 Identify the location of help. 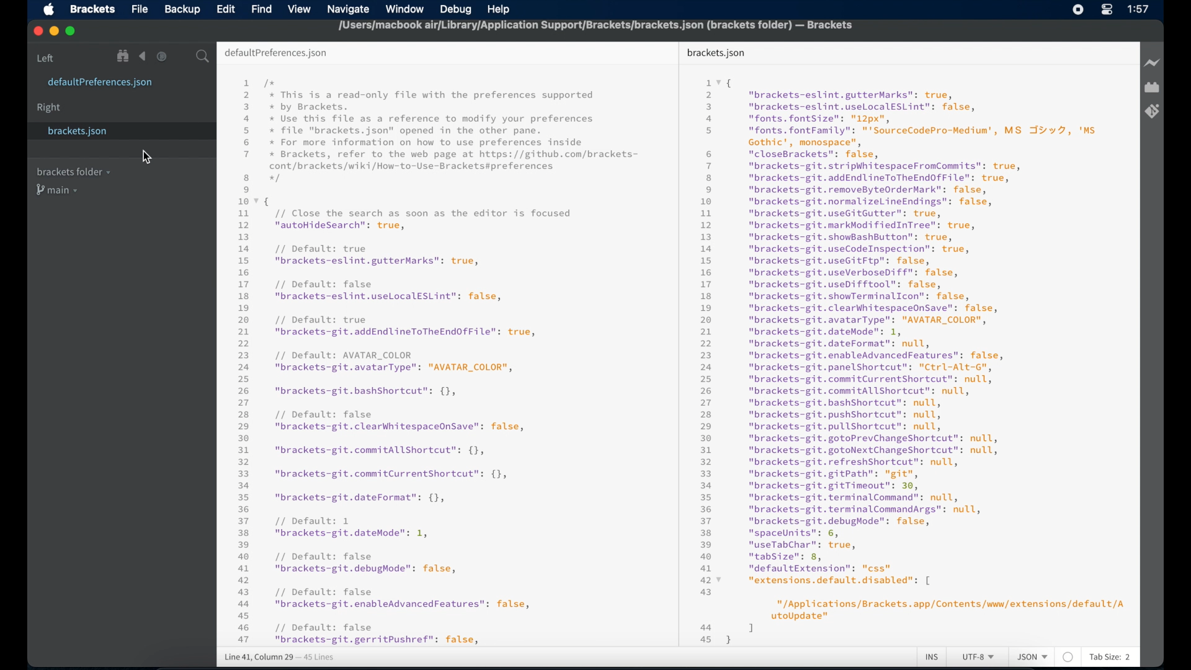
(498, 9).